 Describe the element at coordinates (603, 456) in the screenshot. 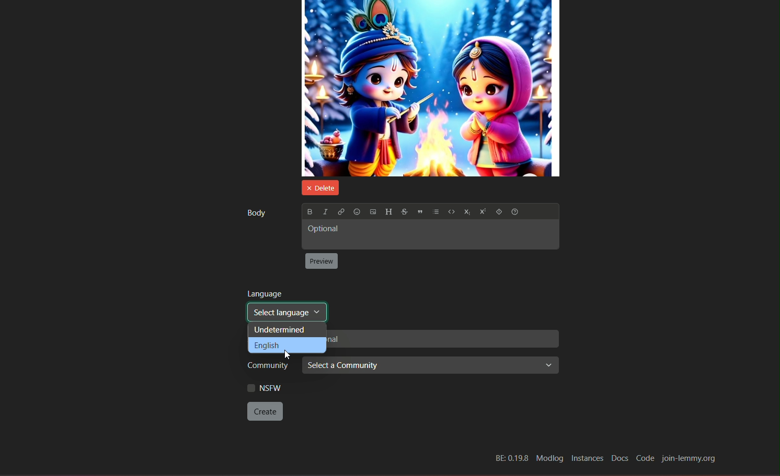

I see `BE0.198 Modiog Instances Docs Code join-lemmy.org` at that location.